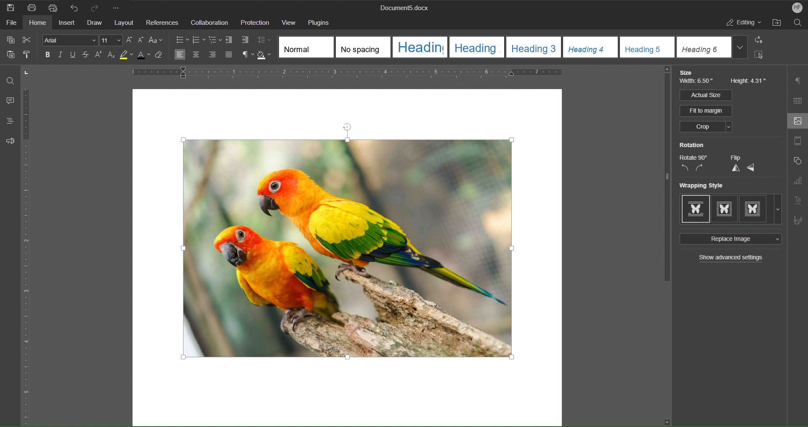 The height and width of the screenshot is (427, 808). What do you see at coordinates (795, 8) in the screenshot?
I see `Account` at bounding box center [795, 8].